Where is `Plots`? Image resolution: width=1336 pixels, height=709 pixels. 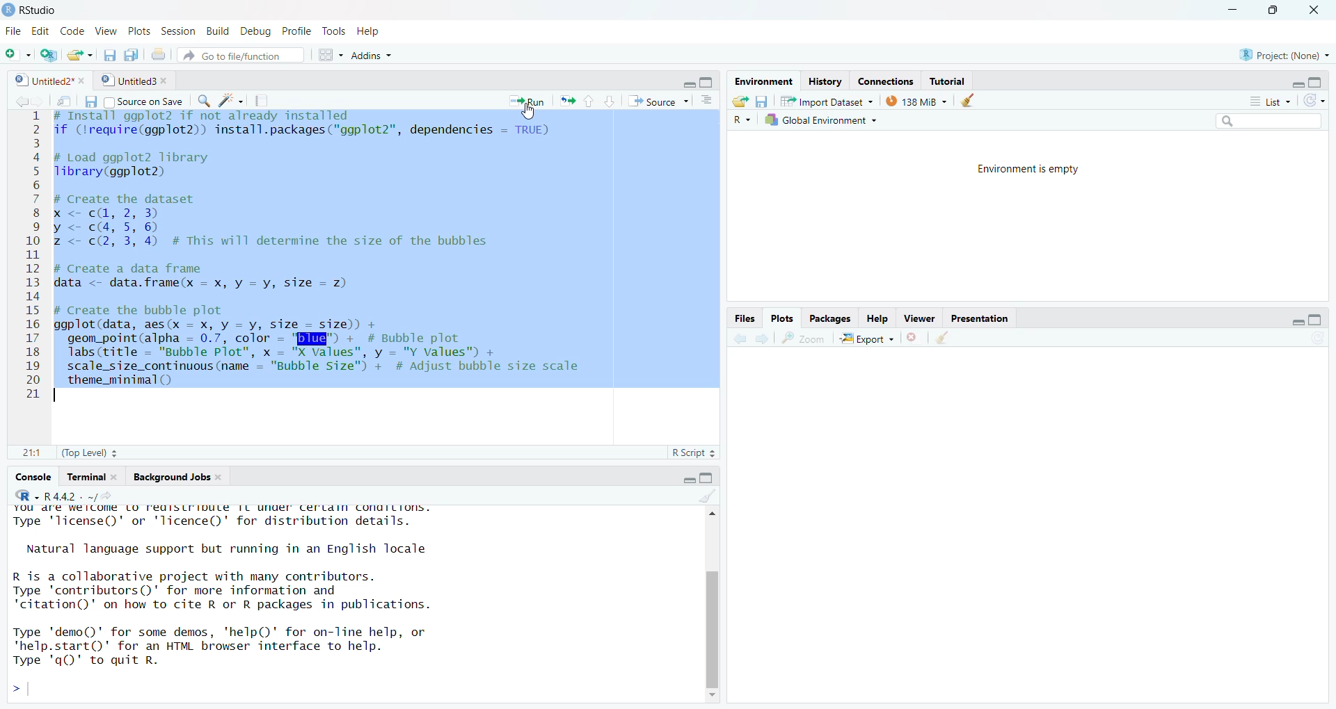 Plots is located at coordinates (783, 316).